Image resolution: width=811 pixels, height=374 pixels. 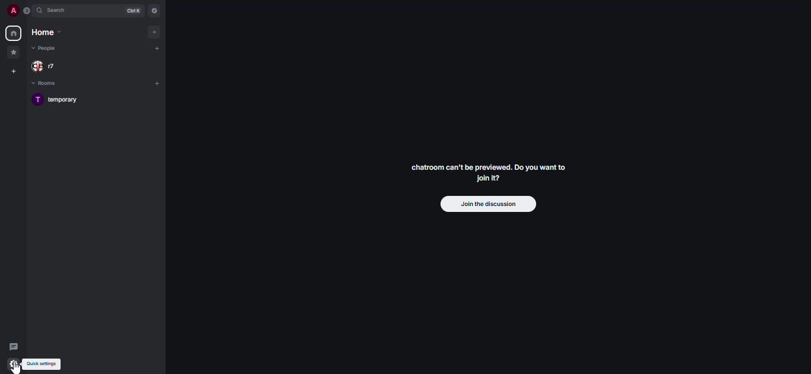 What do you see at coordinates (487, 169) in the screenshot?
I see `chatroom can't be previewed. Join it?` at bounding box center [487, 169].